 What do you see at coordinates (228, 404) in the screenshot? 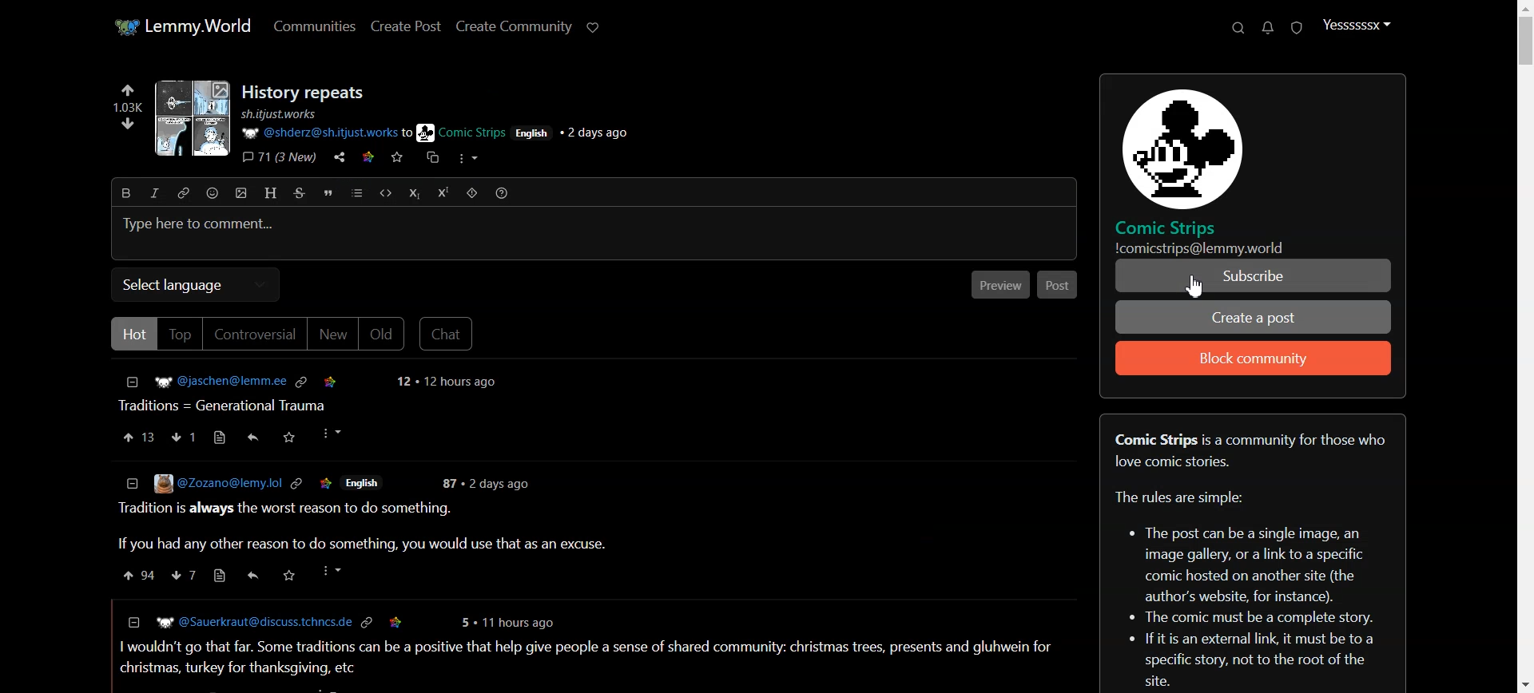
I see `Traditions = Generational Trauma` at bounding box center [228, 404].